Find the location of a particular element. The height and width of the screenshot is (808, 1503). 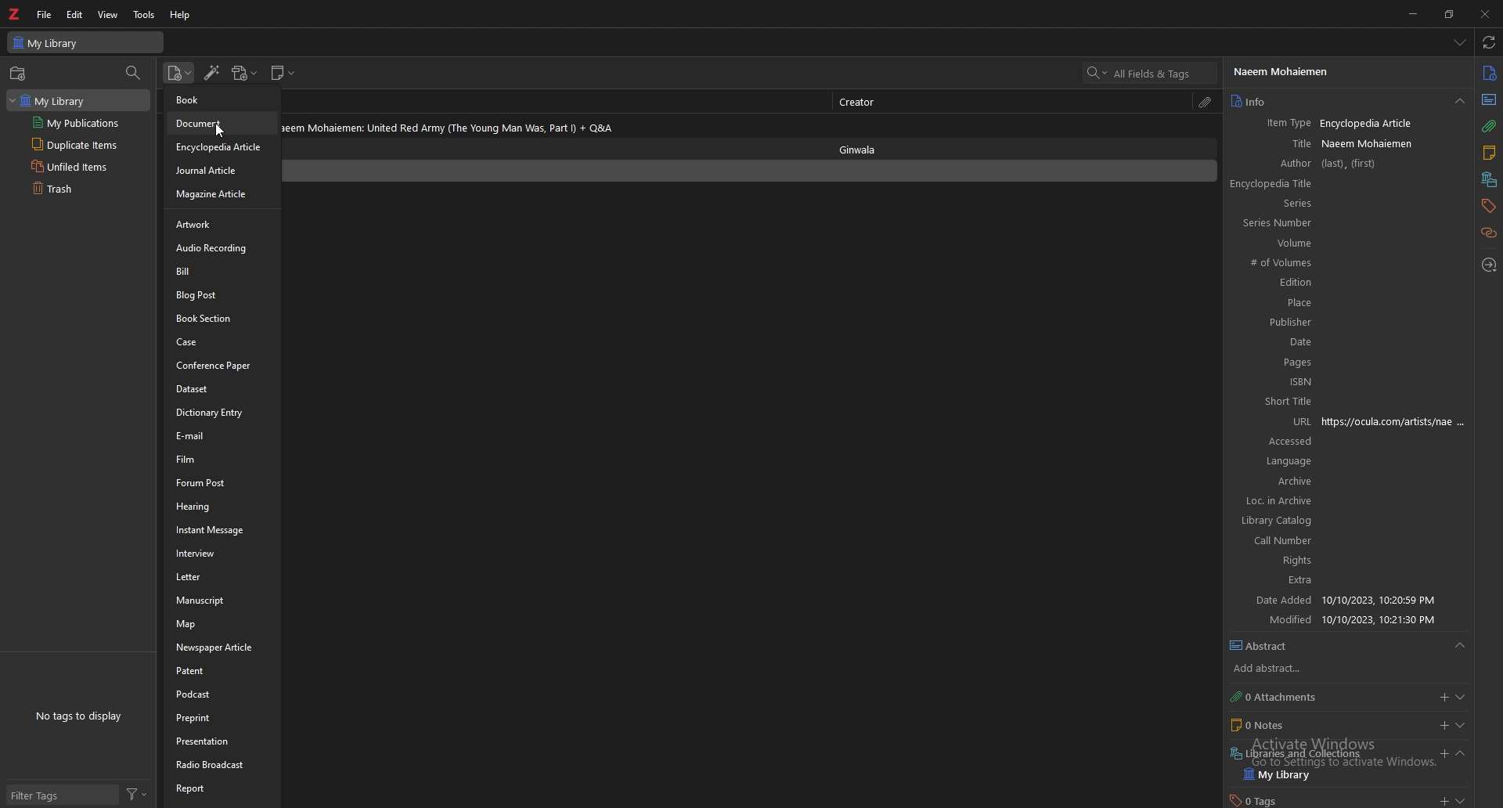

help is located at coordinates (182, 15).